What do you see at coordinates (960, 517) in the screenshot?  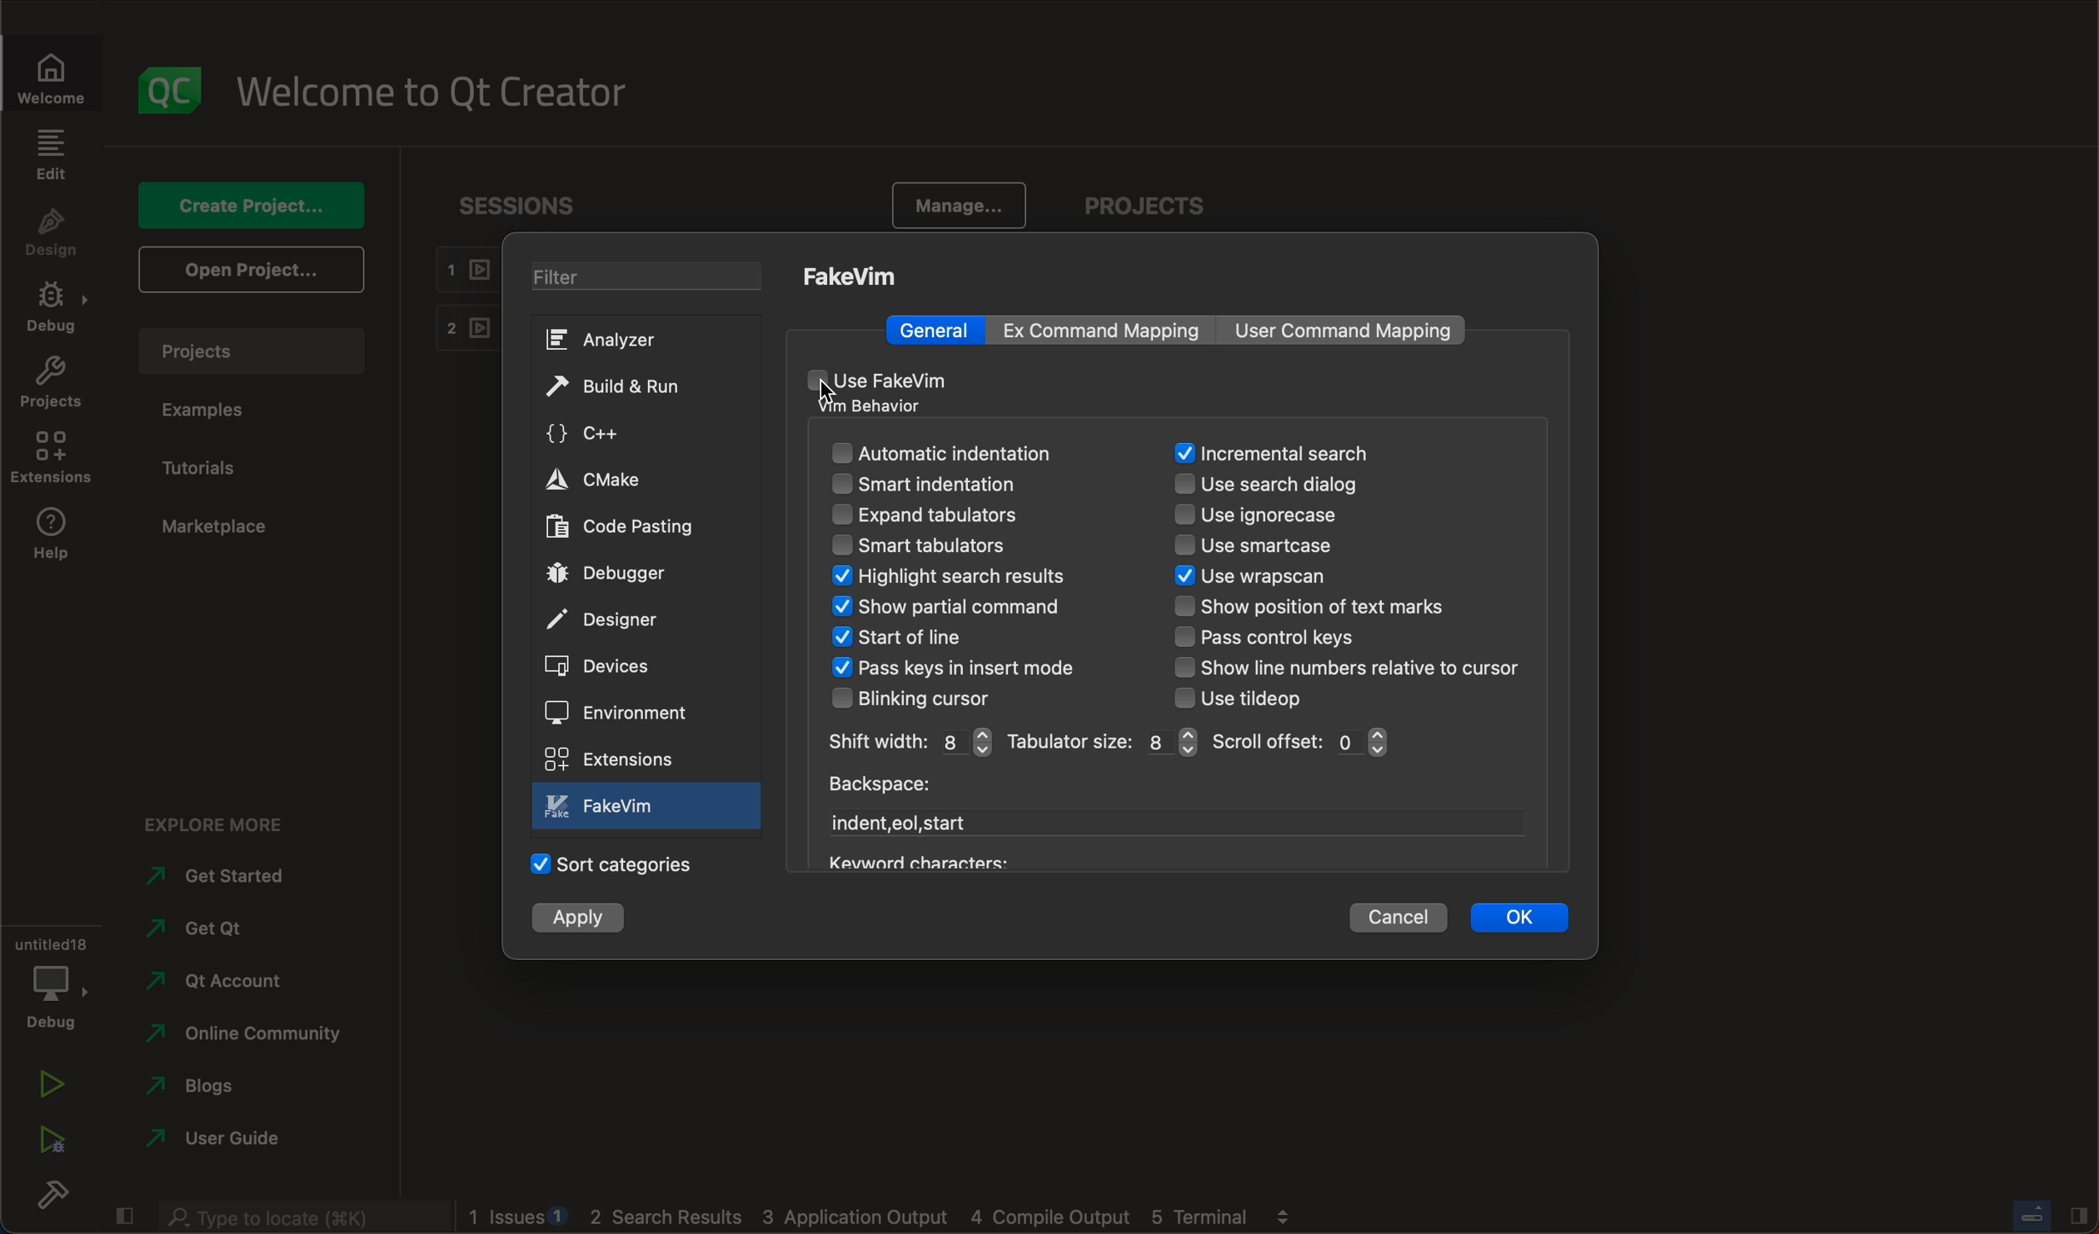 I see `expand` at bounding box center [960, 517].